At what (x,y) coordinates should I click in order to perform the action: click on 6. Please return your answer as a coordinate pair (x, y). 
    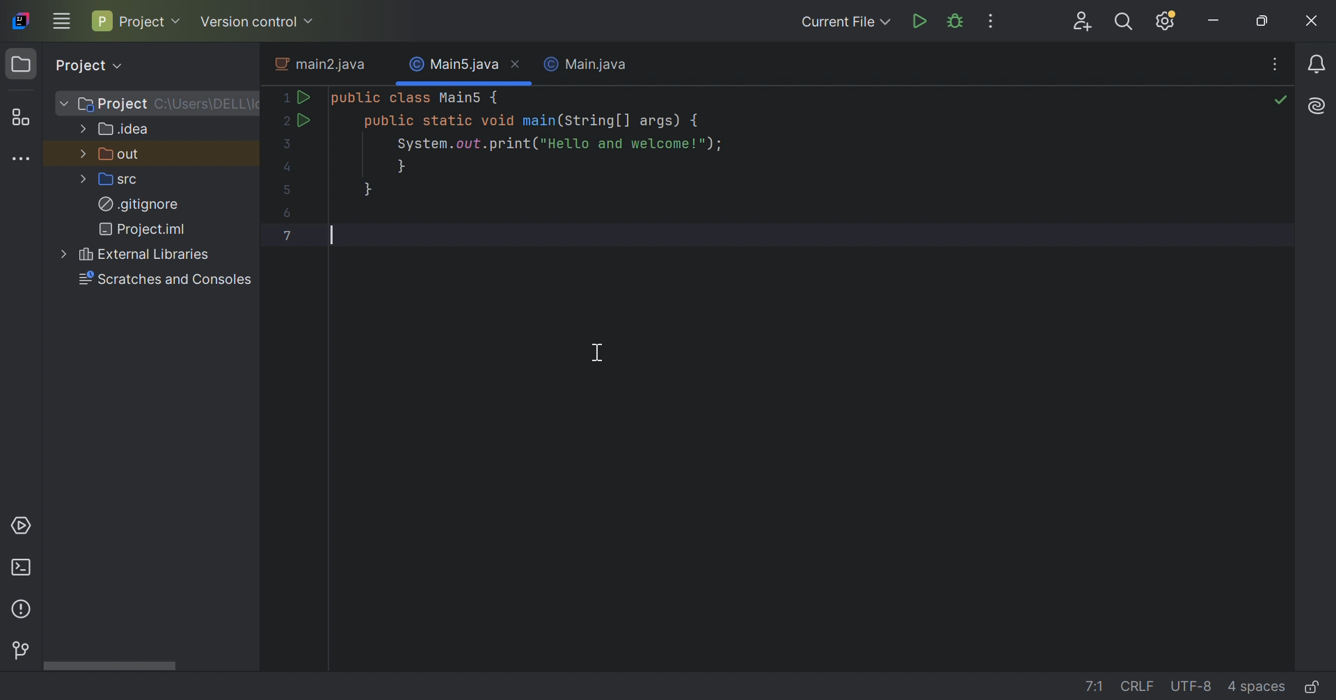
    Looking at the image, I should click on (284, 214).